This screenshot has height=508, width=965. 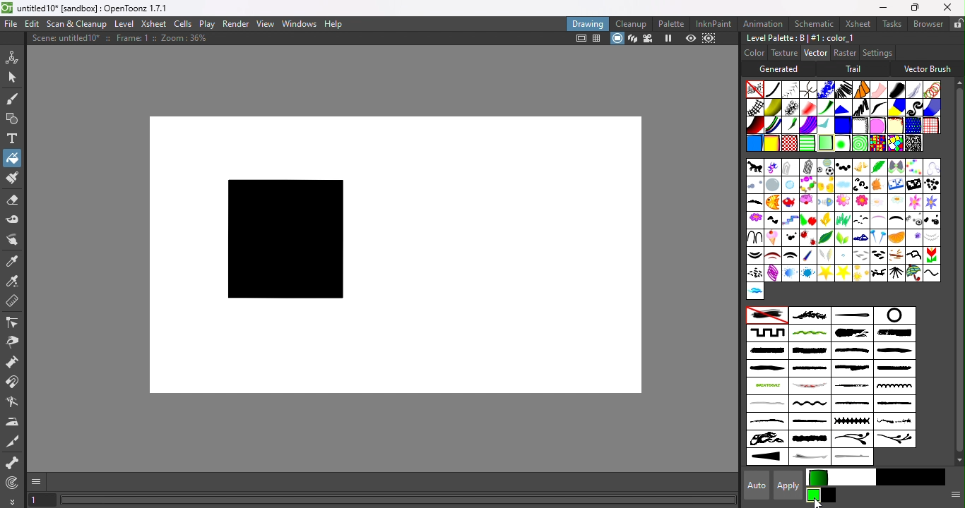 What do you see at coordinates (766, 404) in the screenshot?
I see `simple_trail` at bounding box center [766, 404].